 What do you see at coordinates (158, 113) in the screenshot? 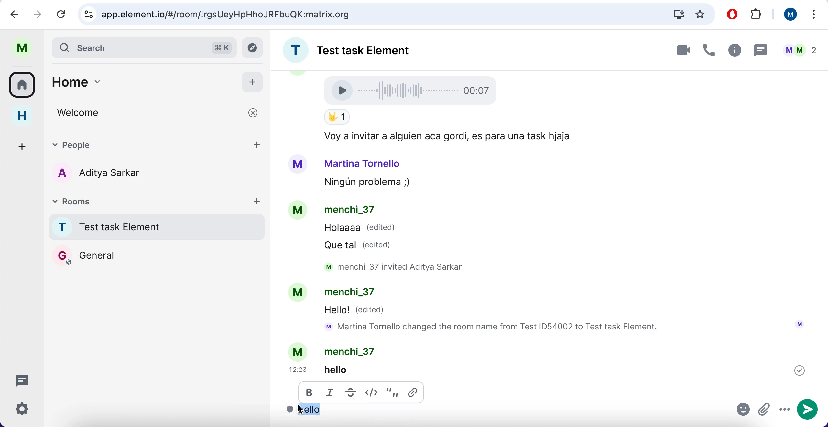
I see `welcome` at bounding box center [158, 113].